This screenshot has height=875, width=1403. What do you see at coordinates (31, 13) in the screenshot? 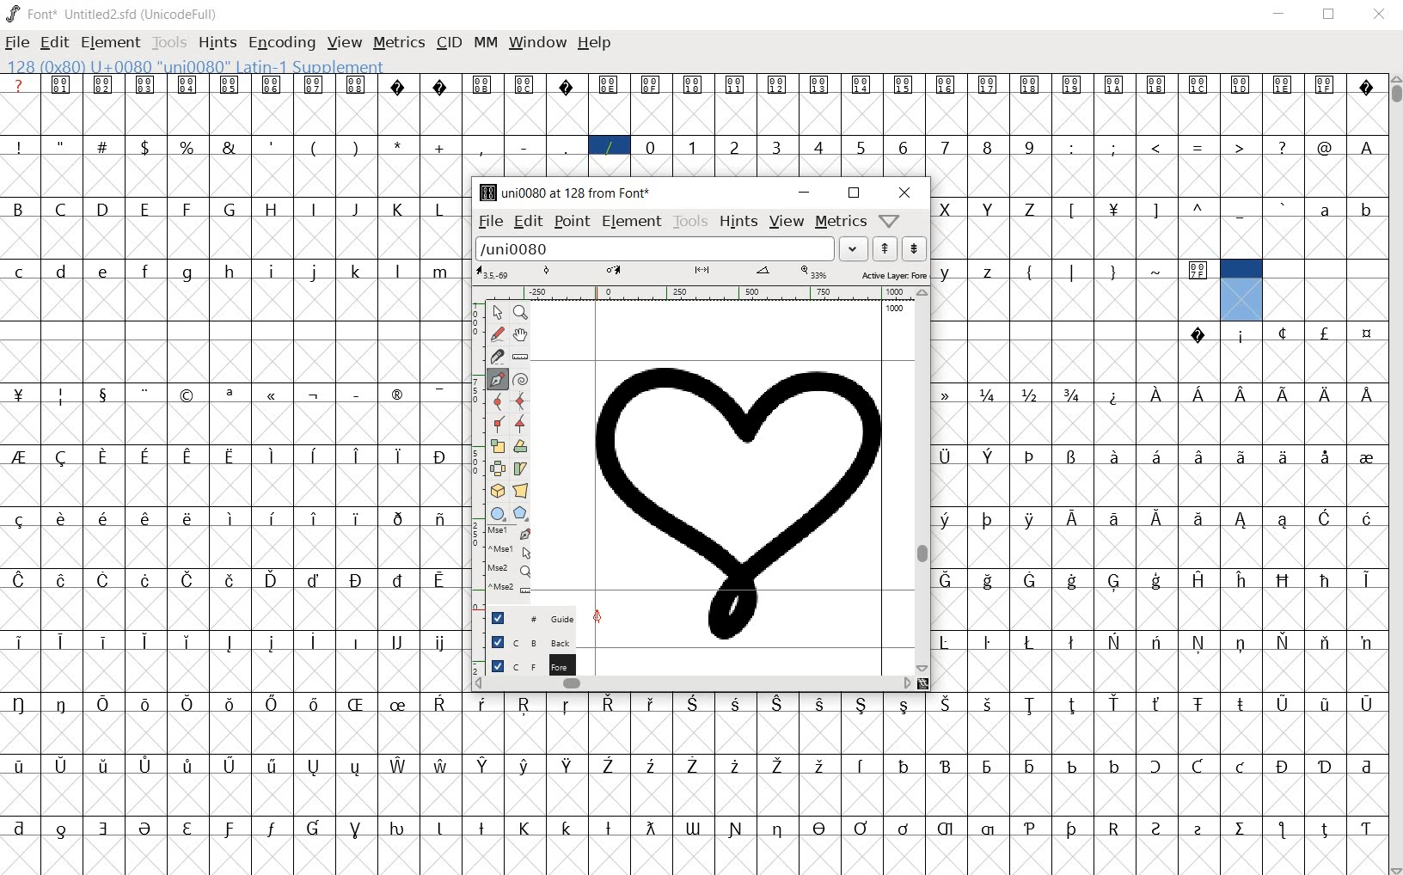
I see `FONT` at bounding box center [31, 13].